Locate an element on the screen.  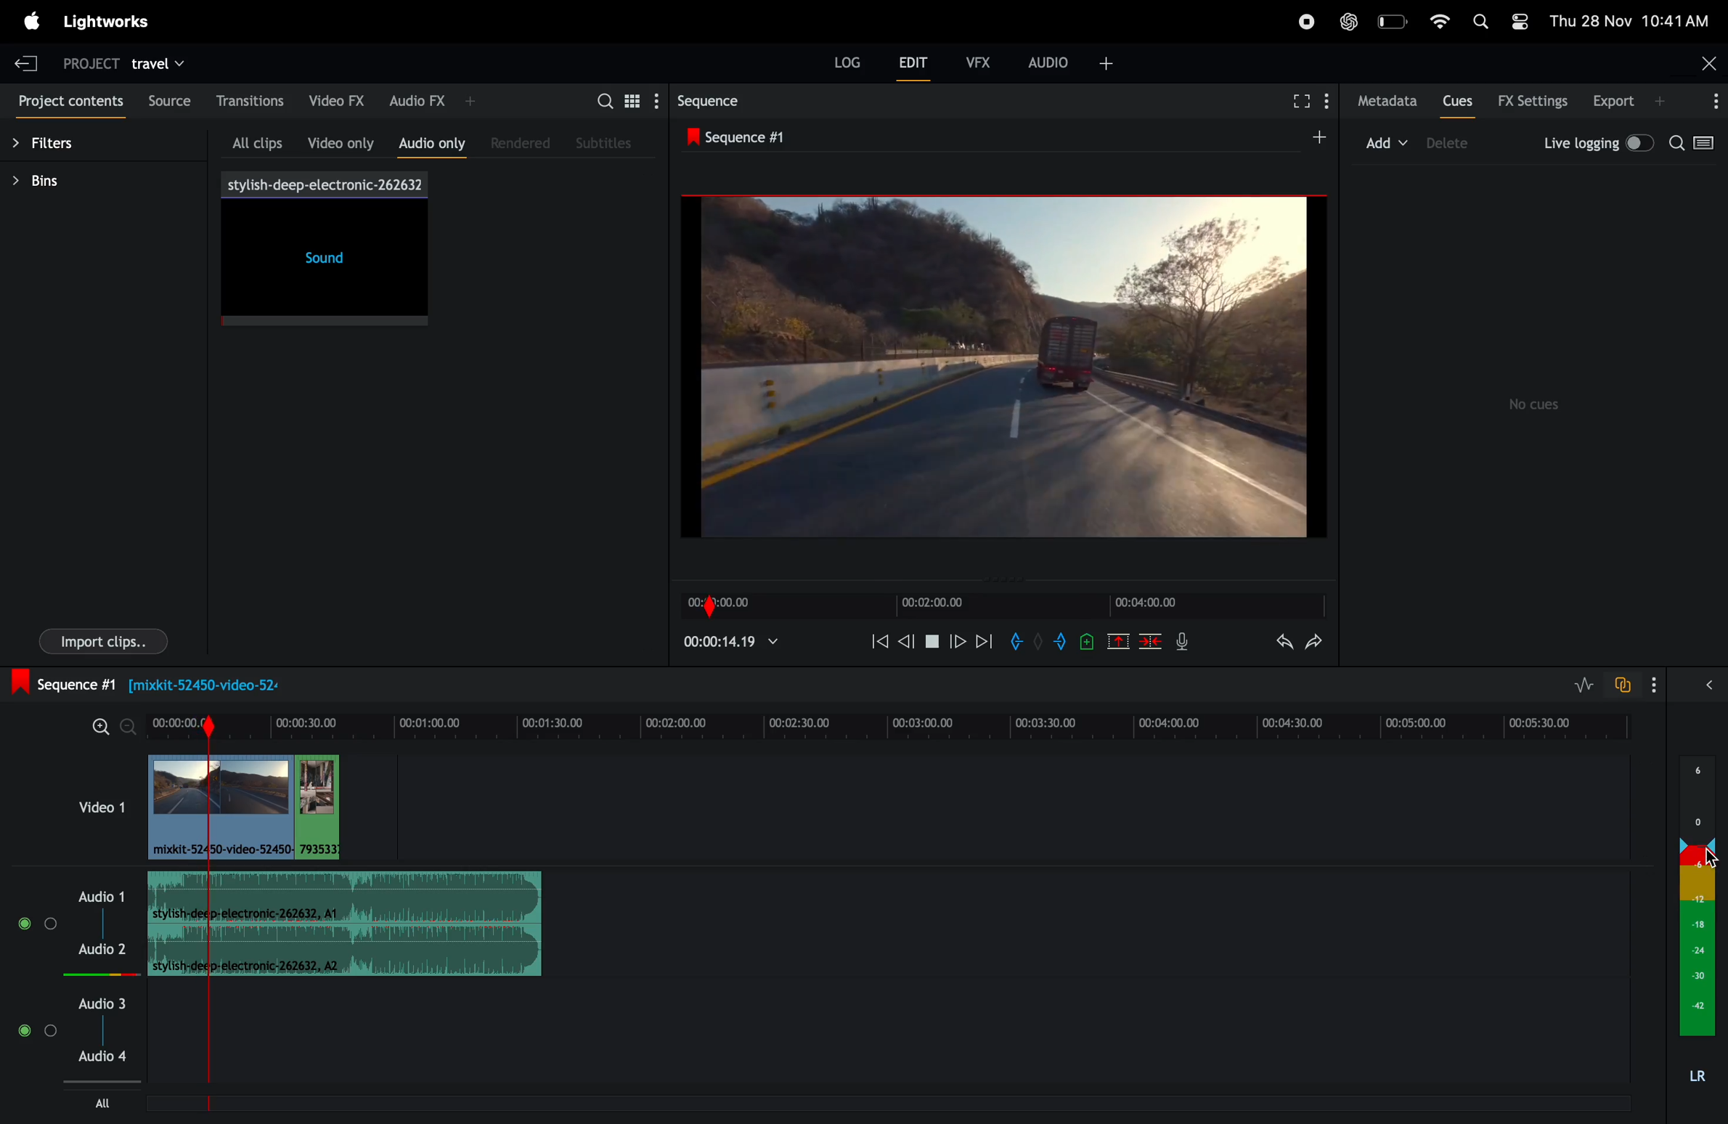
toggle editing layers is located at coordinates (1583, 684).